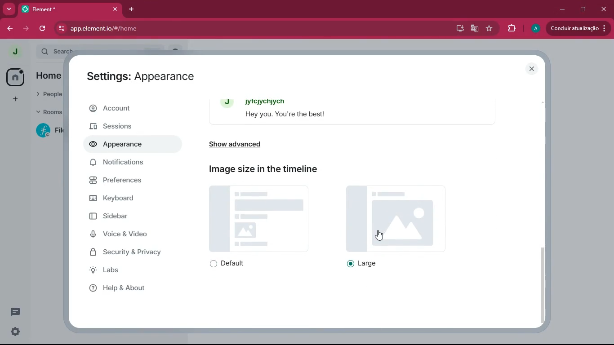  I want to click on profile, so click(534, 28).